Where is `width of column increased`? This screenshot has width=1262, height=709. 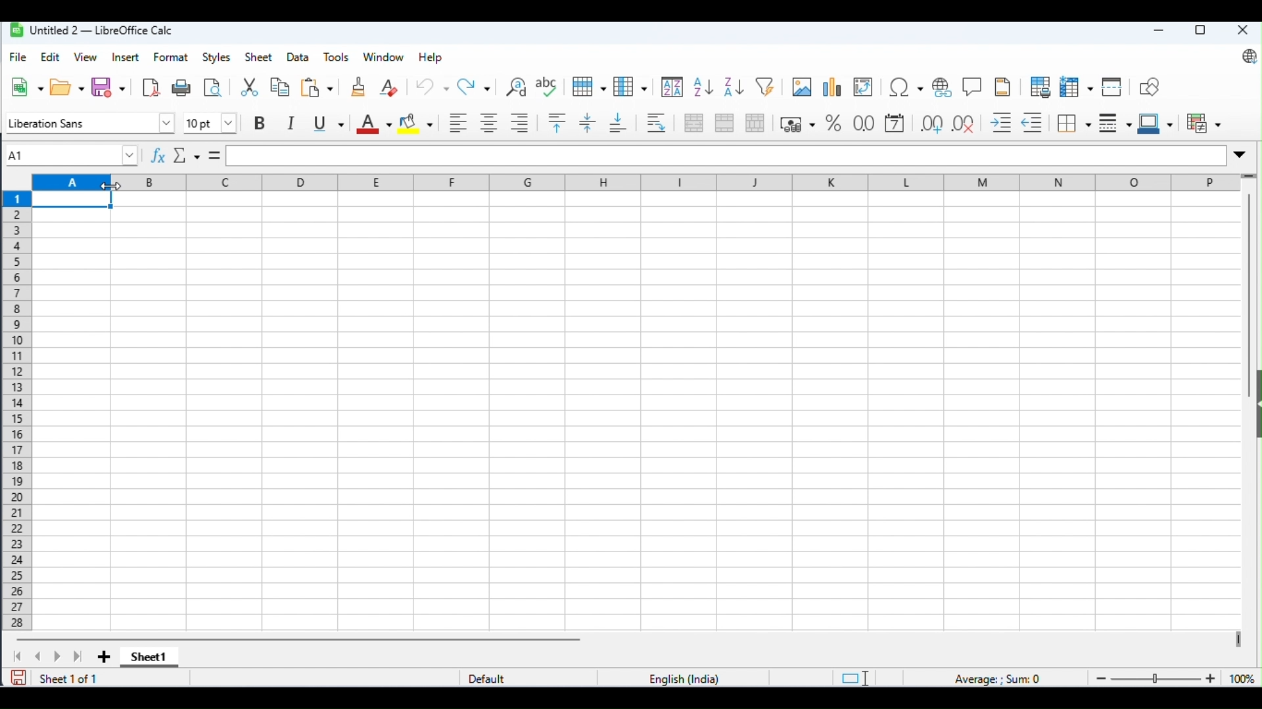
width of column increased is located at coordinates (72, 412).